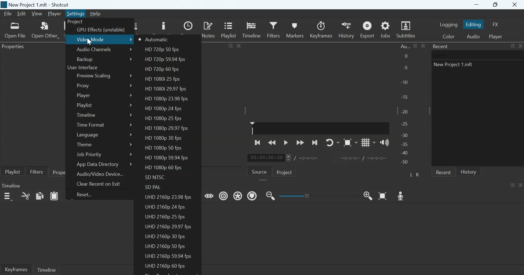 The width and height of the screenshot is (524, 275). What do you see at coordinates (252, 195) in the screenshot?
I see `Ripple markers` at bounding box center [252, 195].